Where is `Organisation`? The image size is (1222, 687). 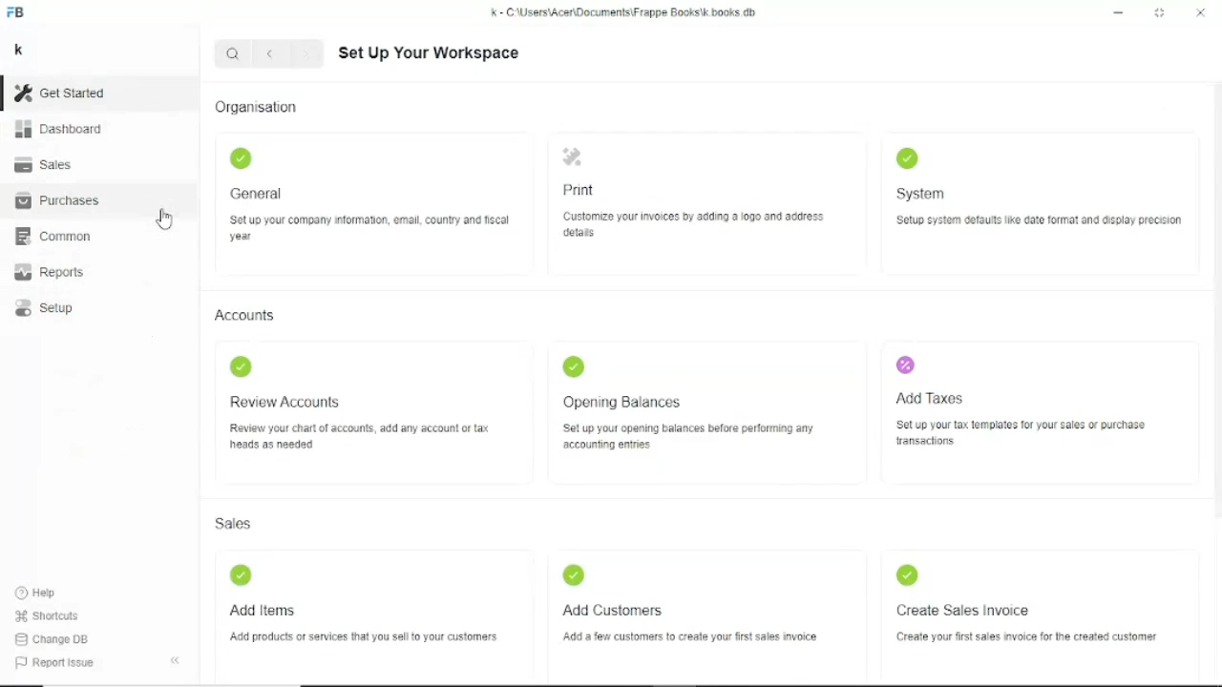
Organisation is located at coordinates (256, 107).